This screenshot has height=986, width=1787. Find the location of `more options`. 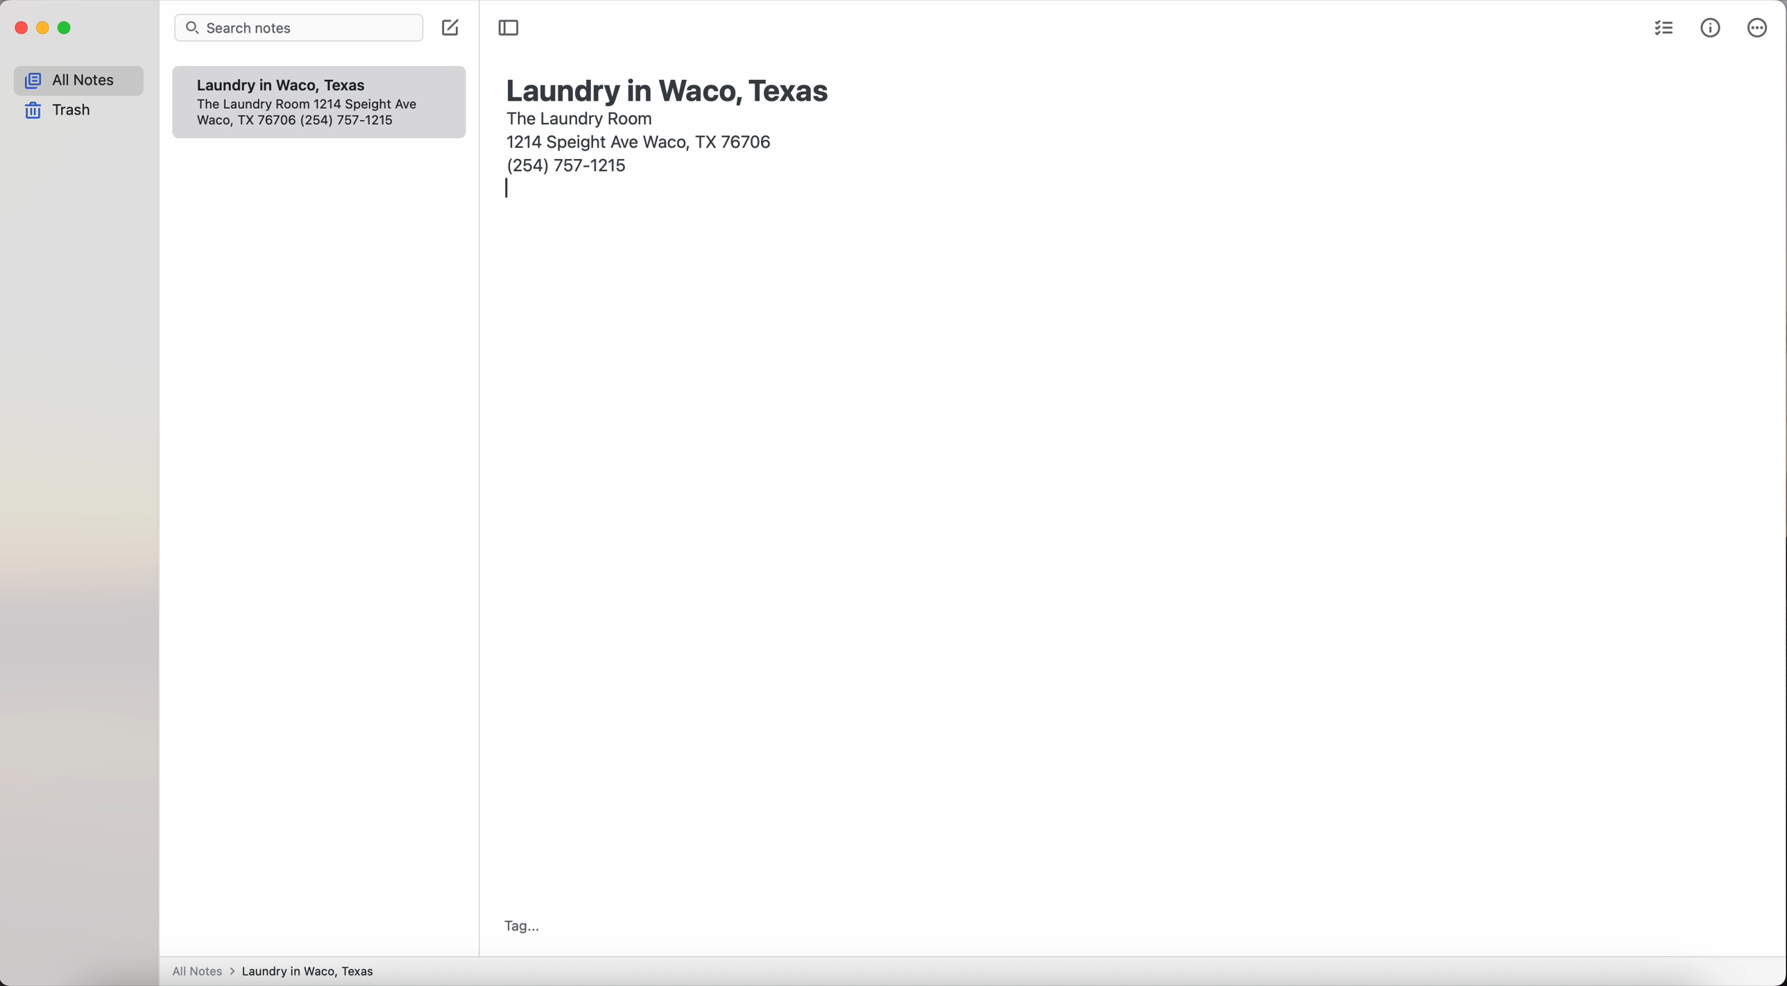

more options is located at coordinates (1756, 28).